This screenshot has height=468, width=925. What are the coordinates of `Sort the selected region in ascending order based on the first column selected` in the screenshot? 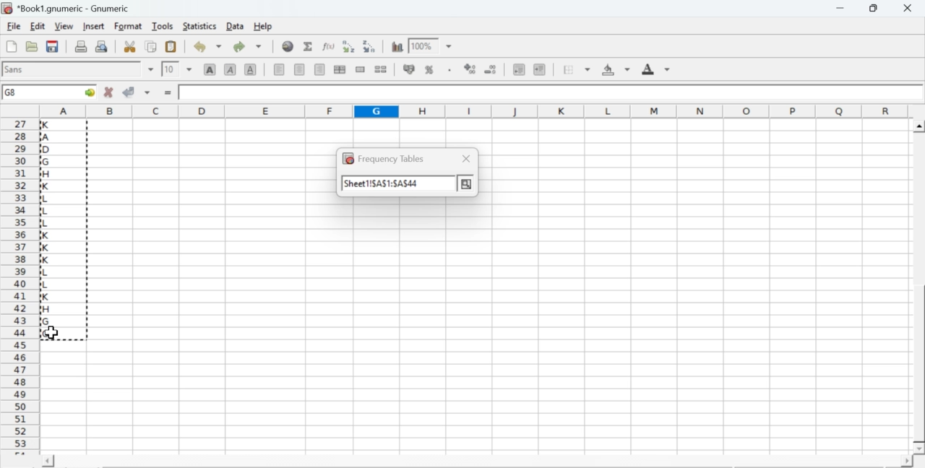 It's located at (350, 46).